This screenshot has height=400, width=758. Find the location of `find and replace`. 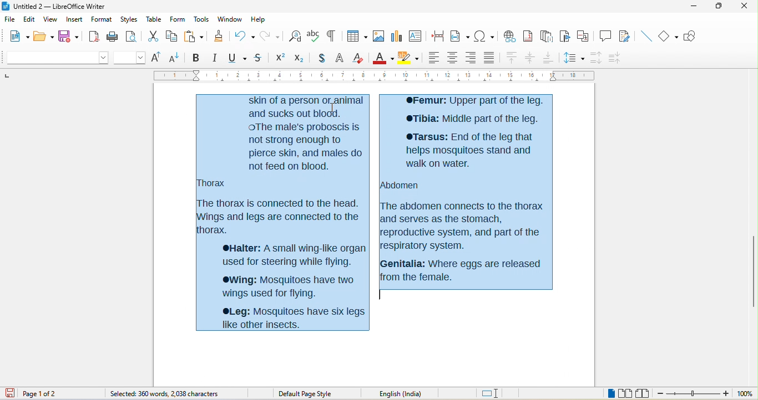

find and replace is located at coordinates (295, 37).